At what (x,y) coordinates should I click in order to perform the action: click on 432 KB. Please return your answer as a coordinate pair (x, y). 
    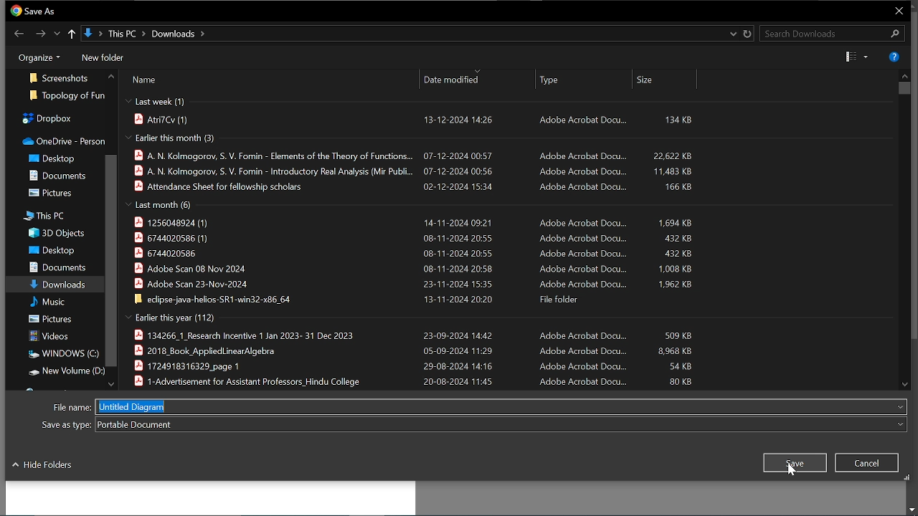
    Looking at the image, I should click on (677, 254).